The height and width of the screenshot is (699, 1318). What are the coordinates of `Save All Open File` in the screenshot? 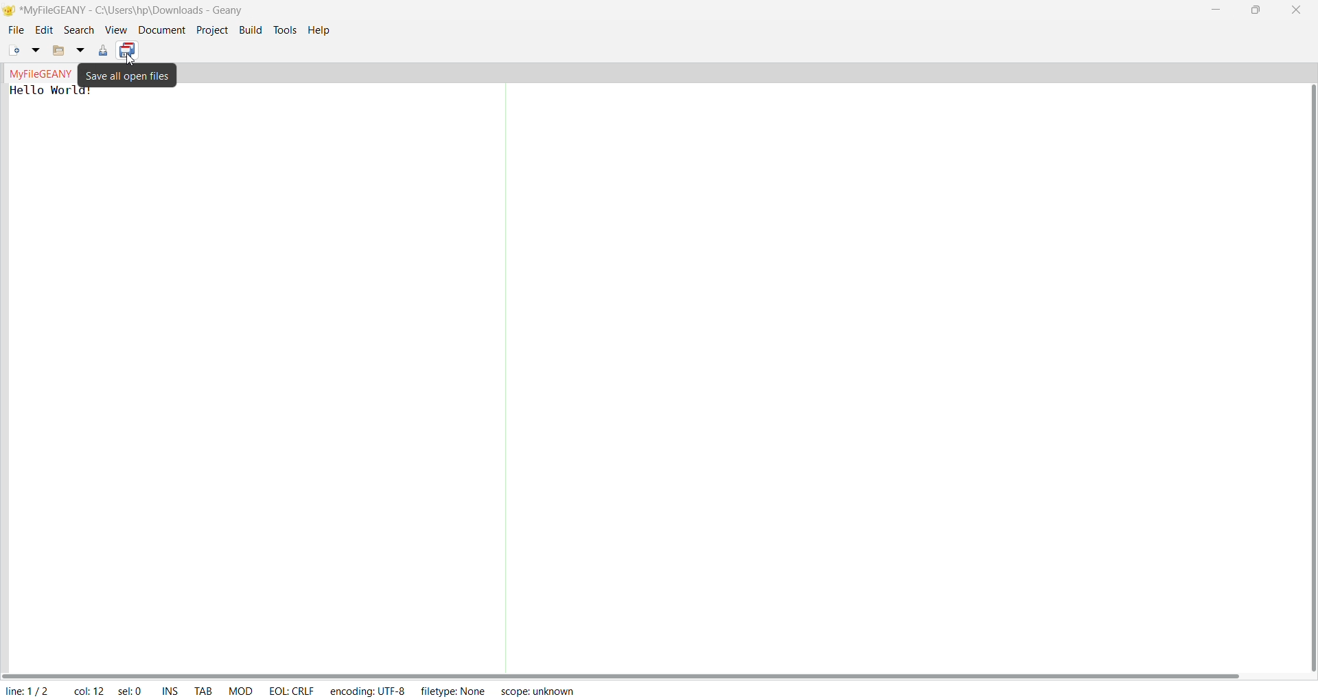 It's located at (129, 50).